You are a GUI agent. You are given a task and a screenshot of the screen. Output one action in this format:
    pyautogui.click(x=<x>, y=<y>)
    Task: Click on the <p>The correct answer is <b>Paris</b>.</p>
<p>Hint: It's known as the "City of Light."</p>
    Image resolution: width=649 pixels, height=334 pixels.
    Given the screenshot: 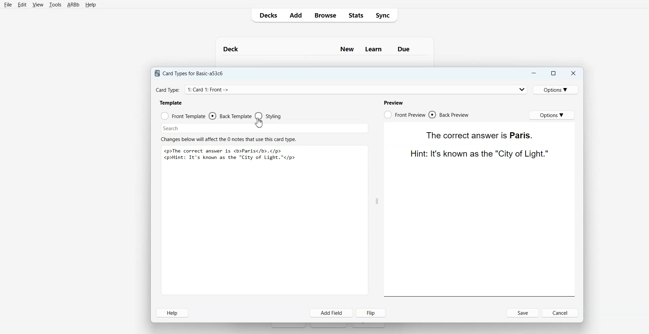 What is the action you would take?
    pyautogui.click(x=231, y=155)
    